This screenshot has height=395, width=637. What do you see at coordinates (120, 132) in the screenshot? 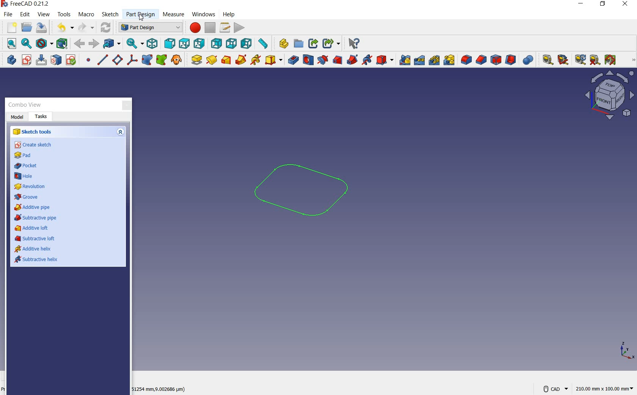
I see `Up` at bounding box center [120, 132].